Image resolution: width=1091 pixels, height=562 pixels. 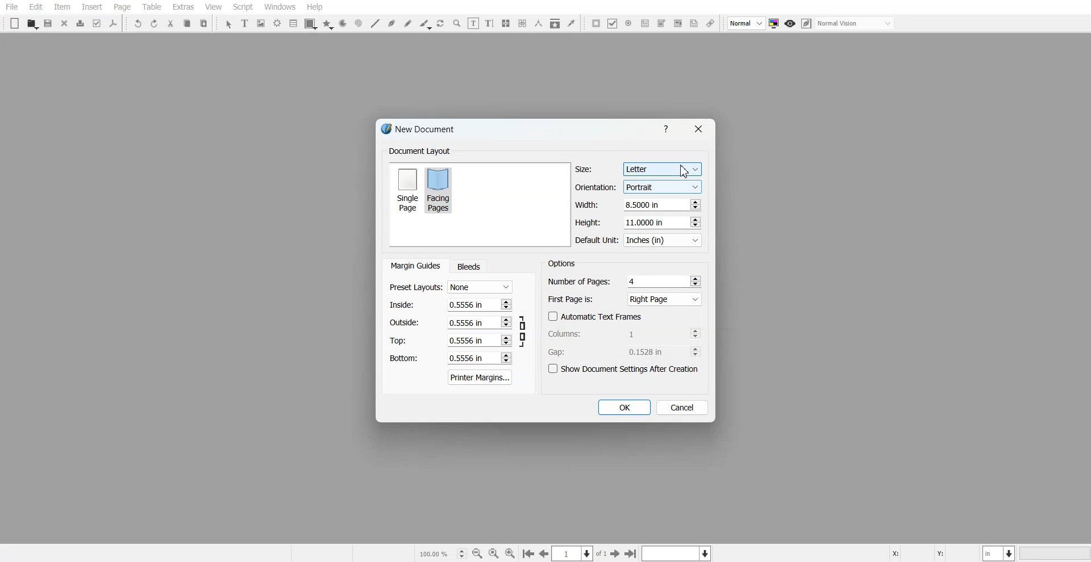 I want to click on Copy Item Properties, so click(x=555, y=23).